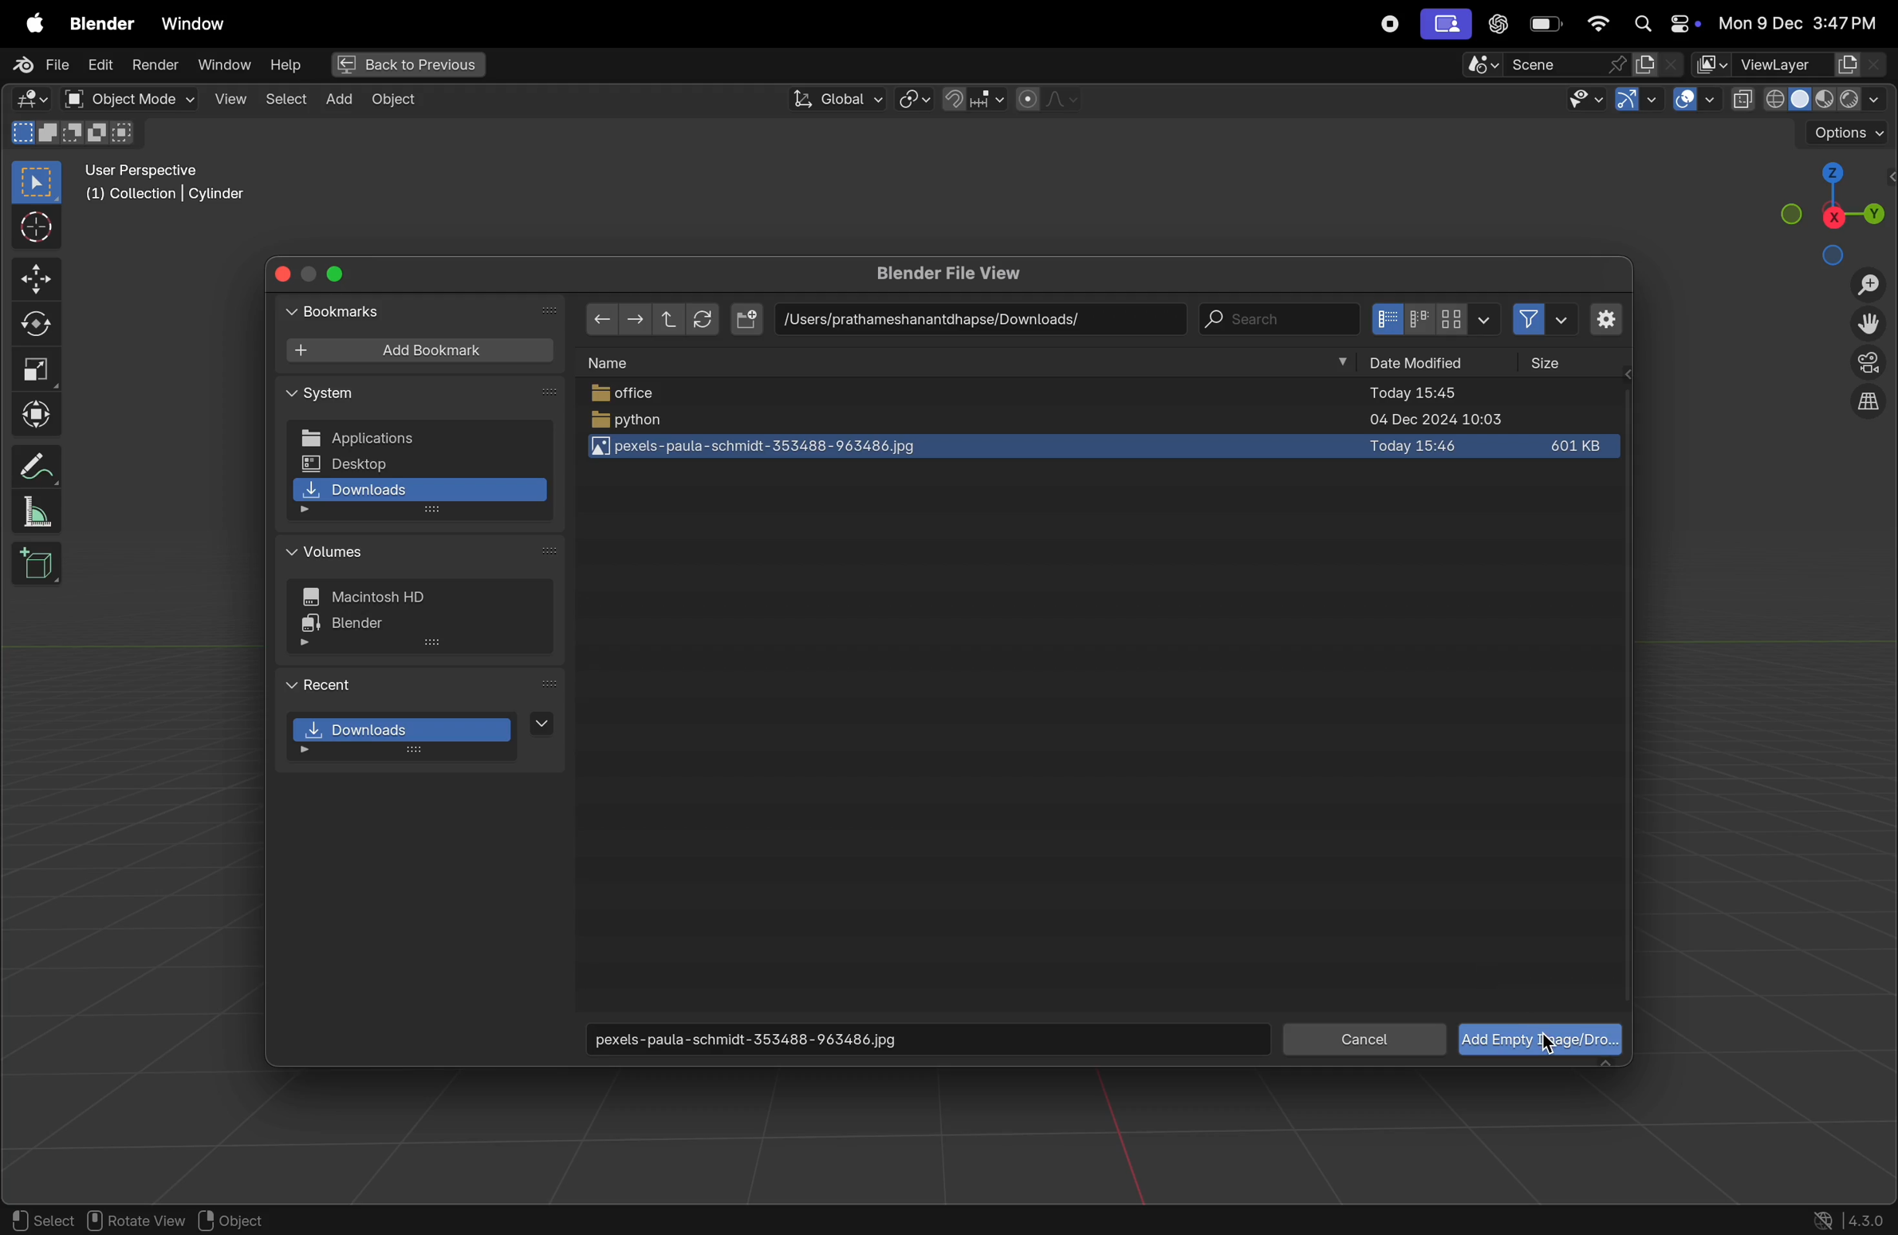 The height and width of the screenshot is (1235, 1898). What do you see at coordinates (1540, 321) in the screenshot?
I see `filters` at bounding box center [1540, 321].